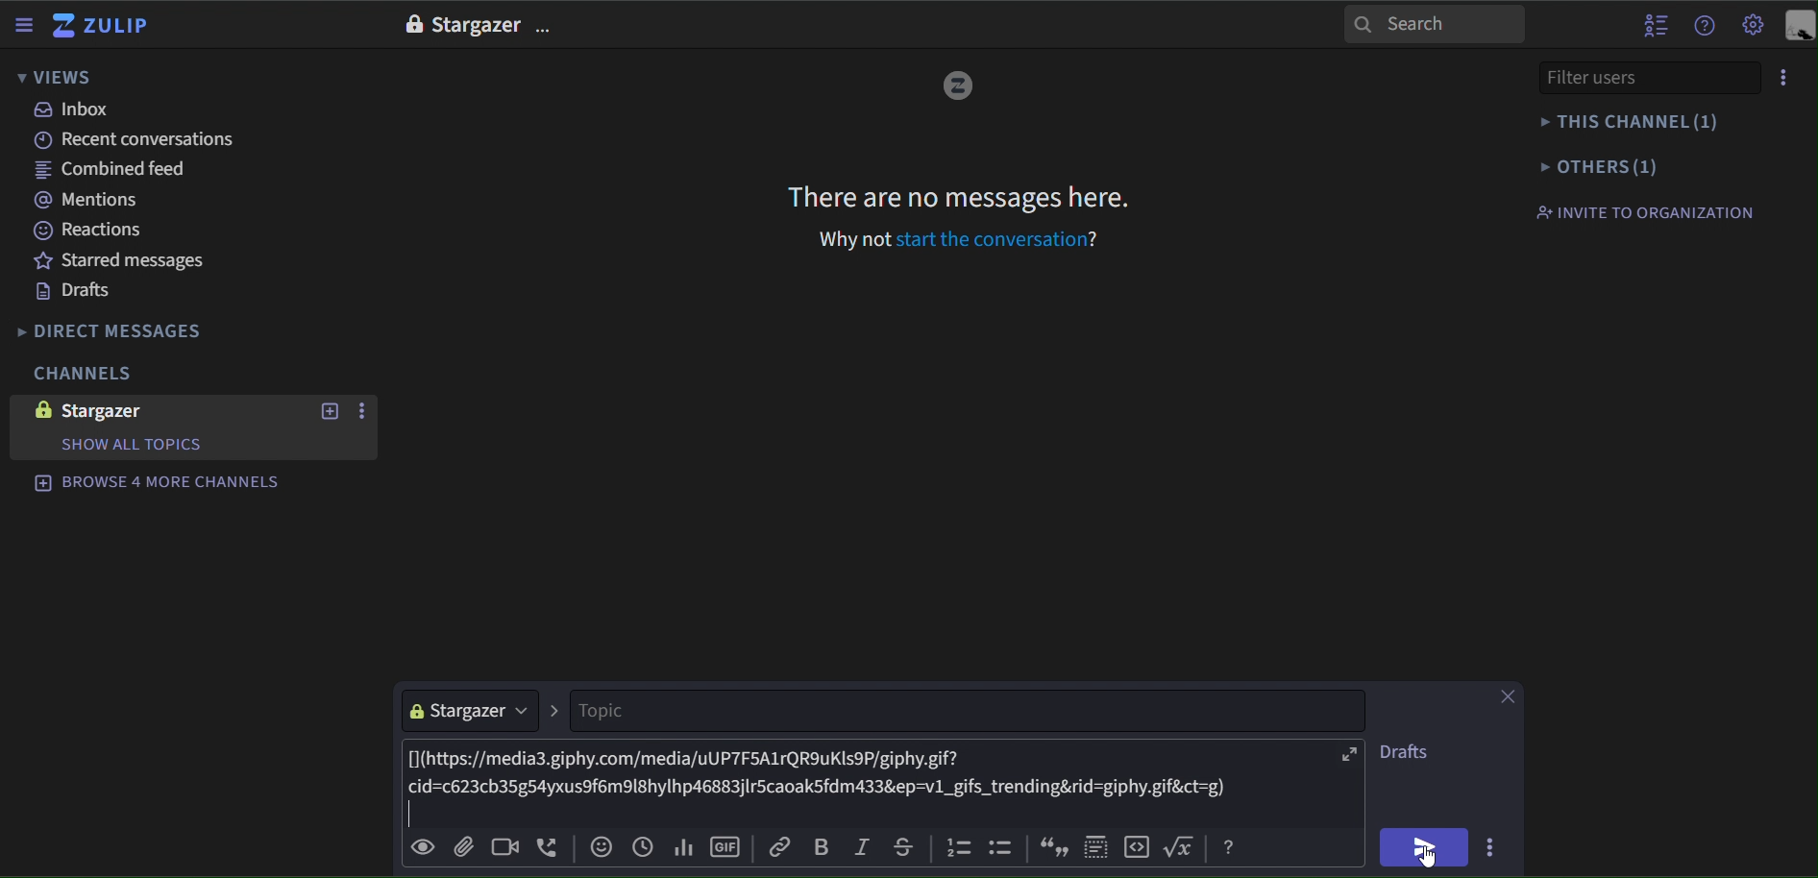 This screenshot has width=1818, height=878. I want to click on frequency, so click(682, 844).